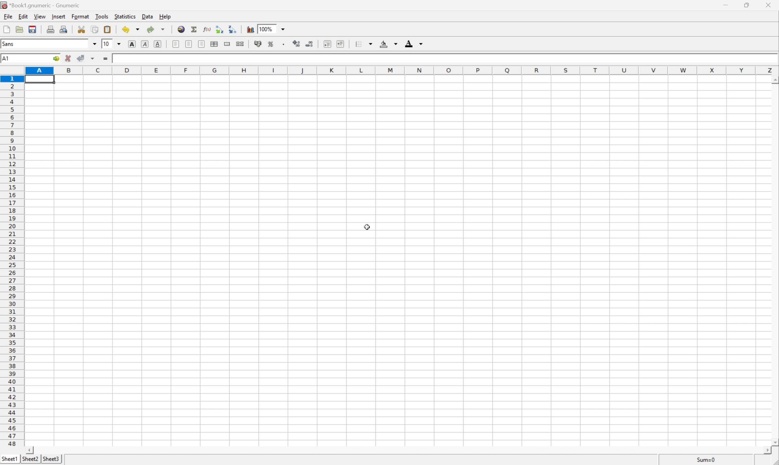 This screenshot has width=779, height=465. What do you see at coordinates (165, 17) in the screenshot?
I see `Help` at bounding box center [165, 17].